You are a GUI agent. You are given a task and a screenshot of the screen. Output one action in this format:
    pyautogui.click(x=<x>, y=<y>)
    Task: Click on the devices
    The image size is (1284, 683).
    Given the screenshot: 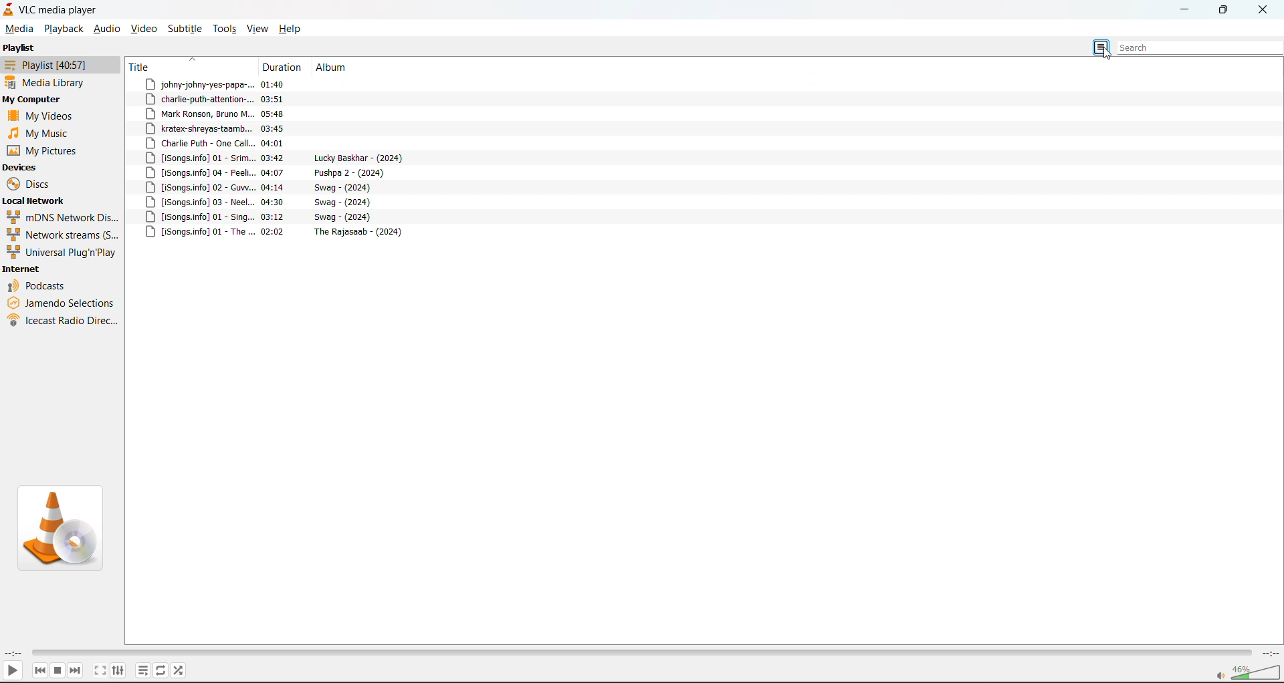 What is the action you would take?
    pyautogui.click(x=21, y=168)
    